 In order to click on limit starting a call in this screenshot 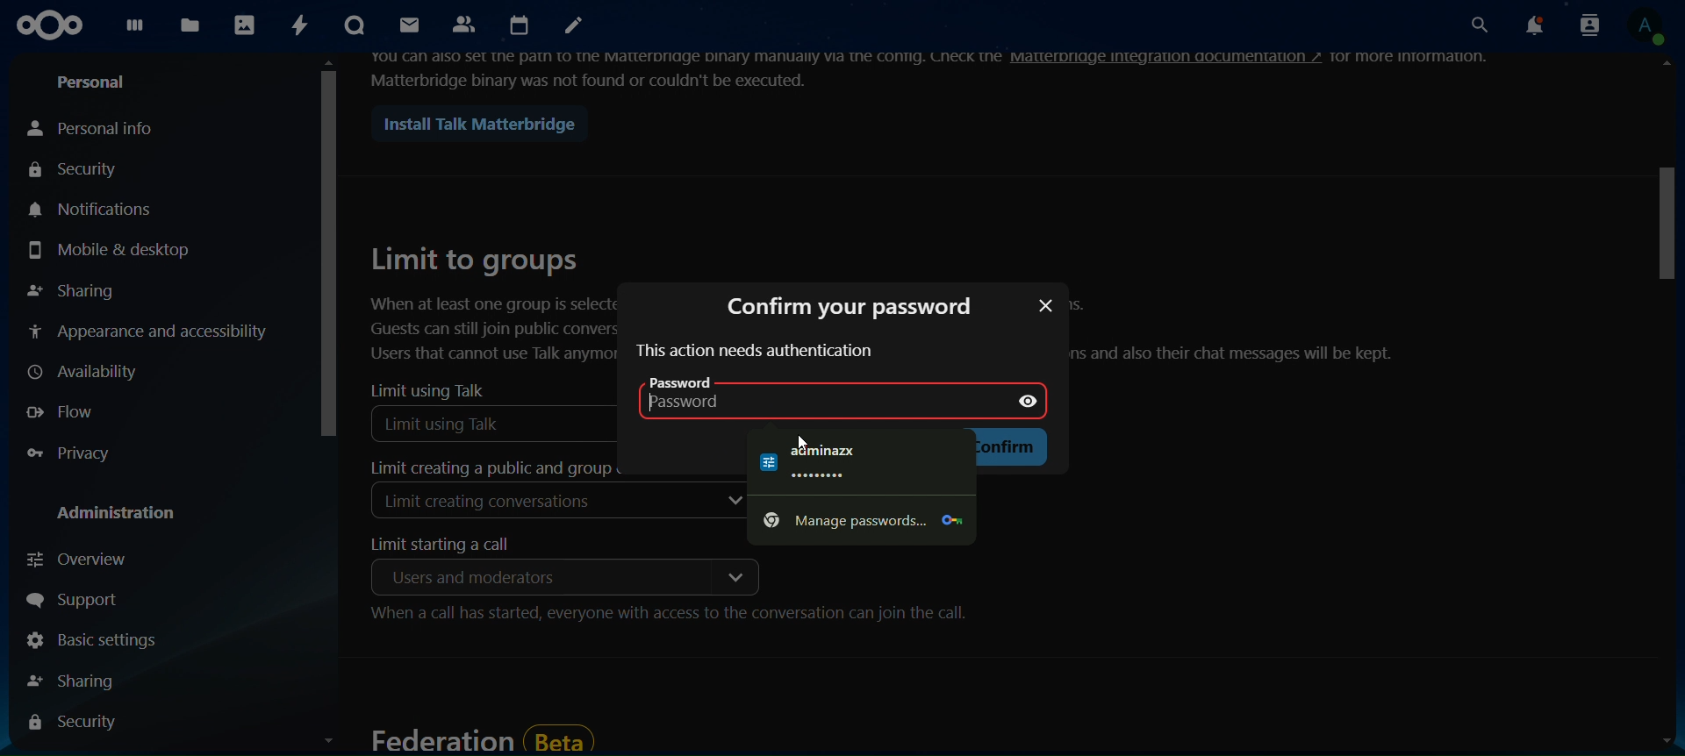, I will do `click(452, 545)`.